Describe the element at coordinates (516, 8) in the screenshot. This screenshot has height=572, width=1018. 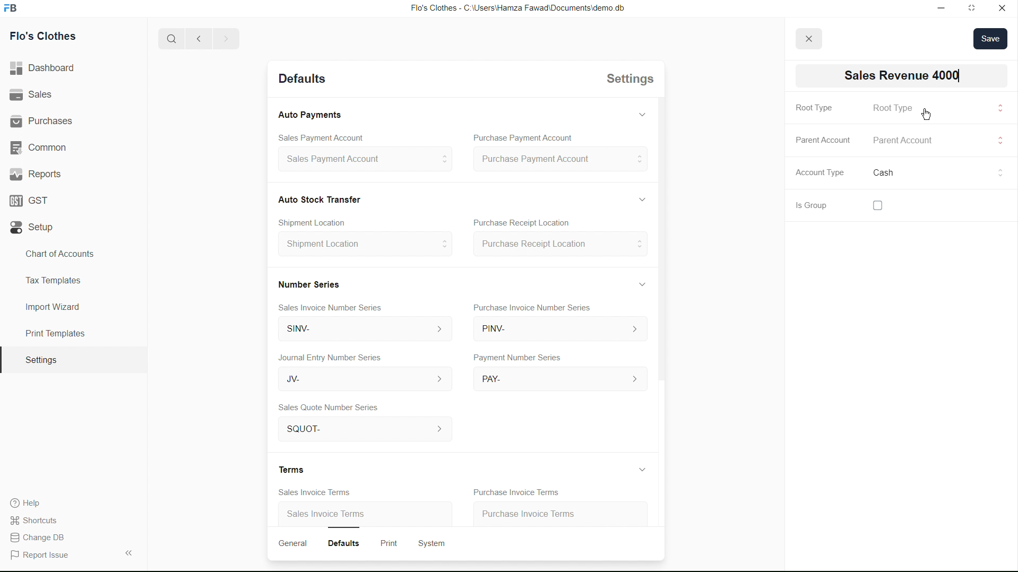
I see `Flo's Clothes - C:\Users\Hamza Fawad\Documents\demo db` at that location.